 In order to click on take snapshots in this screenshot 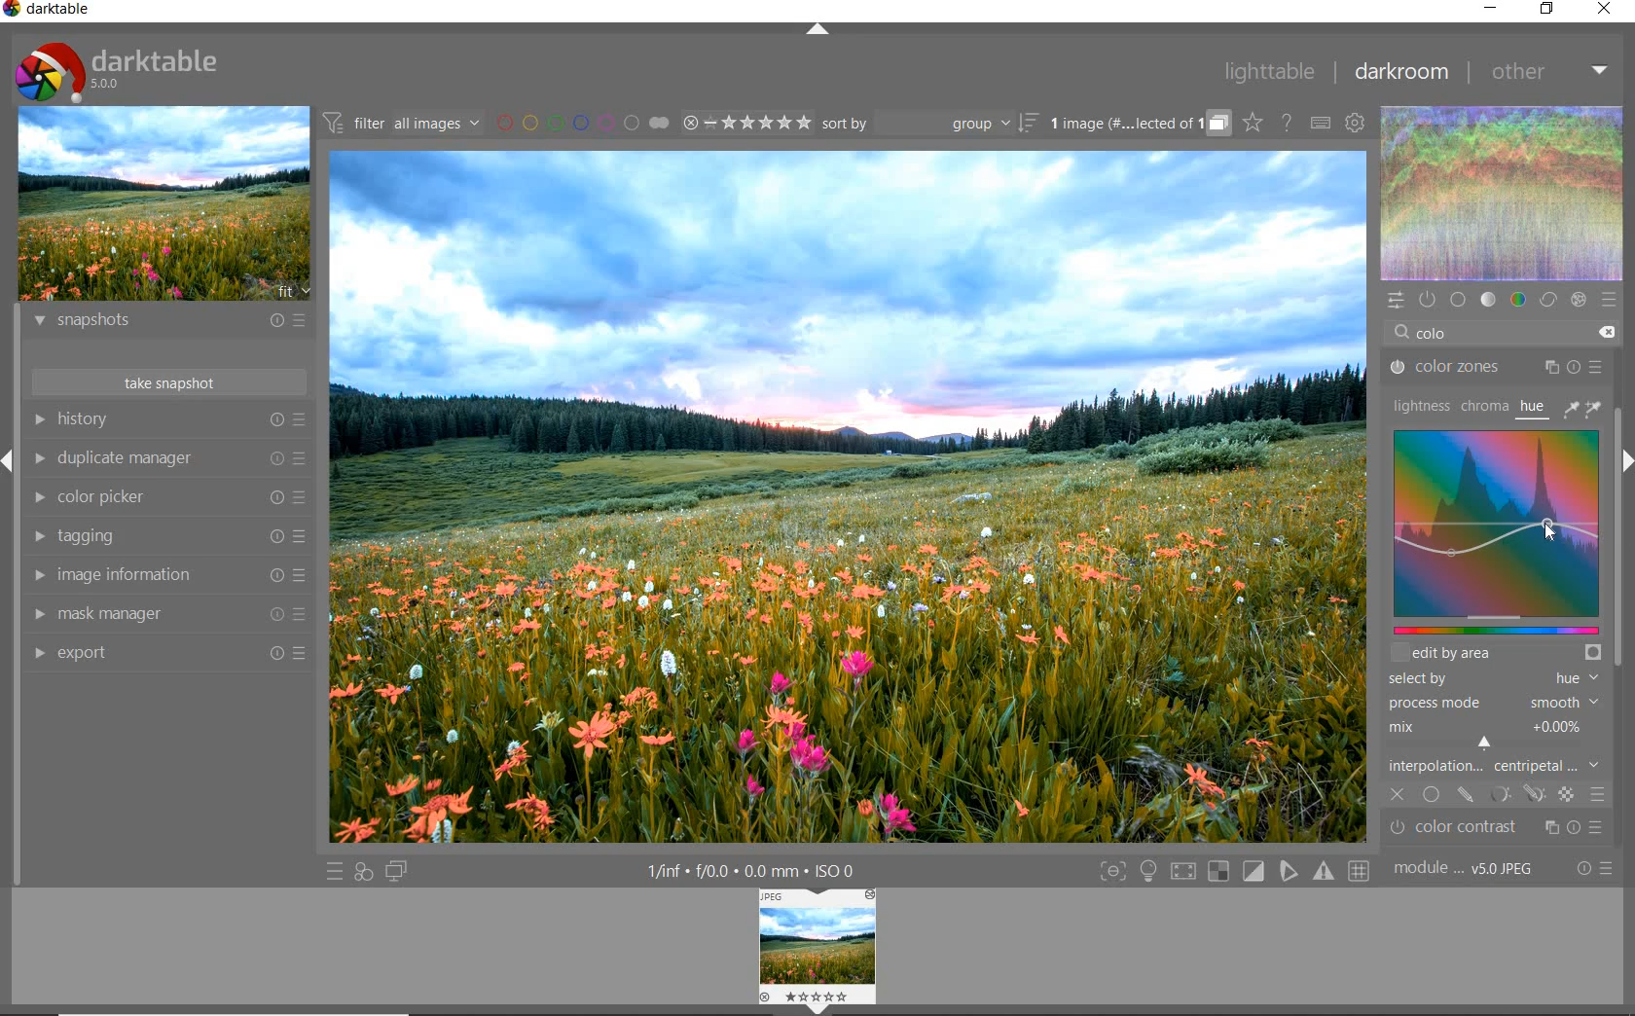, I will do `click(166, 381)`.